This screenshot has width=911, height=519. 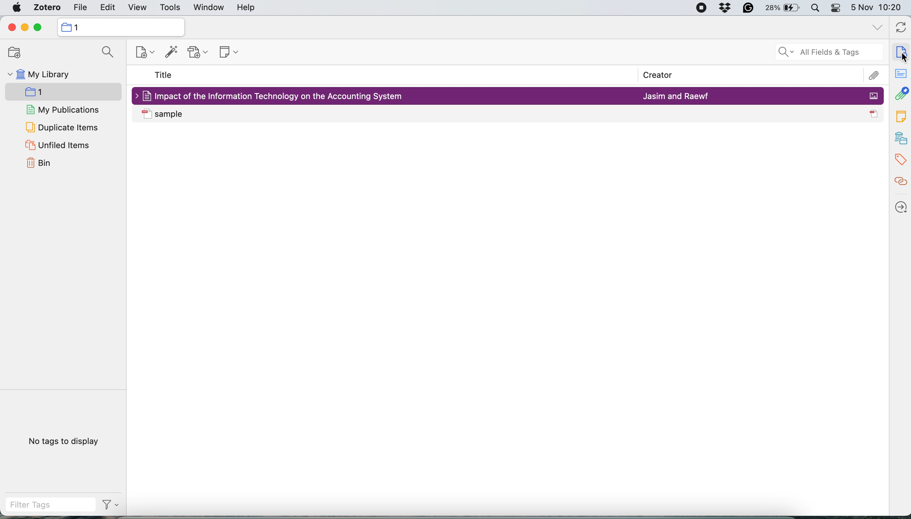 What do you see at coordinates (172, 7) in the screenshot?
I see `tools` at bounding box center [172, 7].